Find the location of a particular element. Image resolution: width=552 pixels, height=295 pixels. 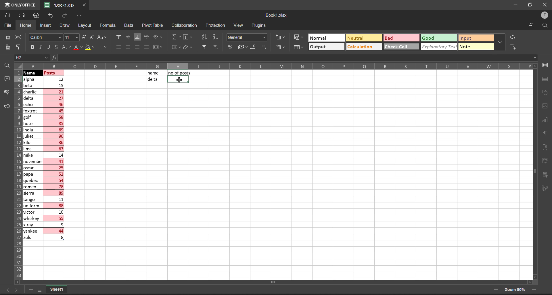

name is located at coordinates (154, 73).